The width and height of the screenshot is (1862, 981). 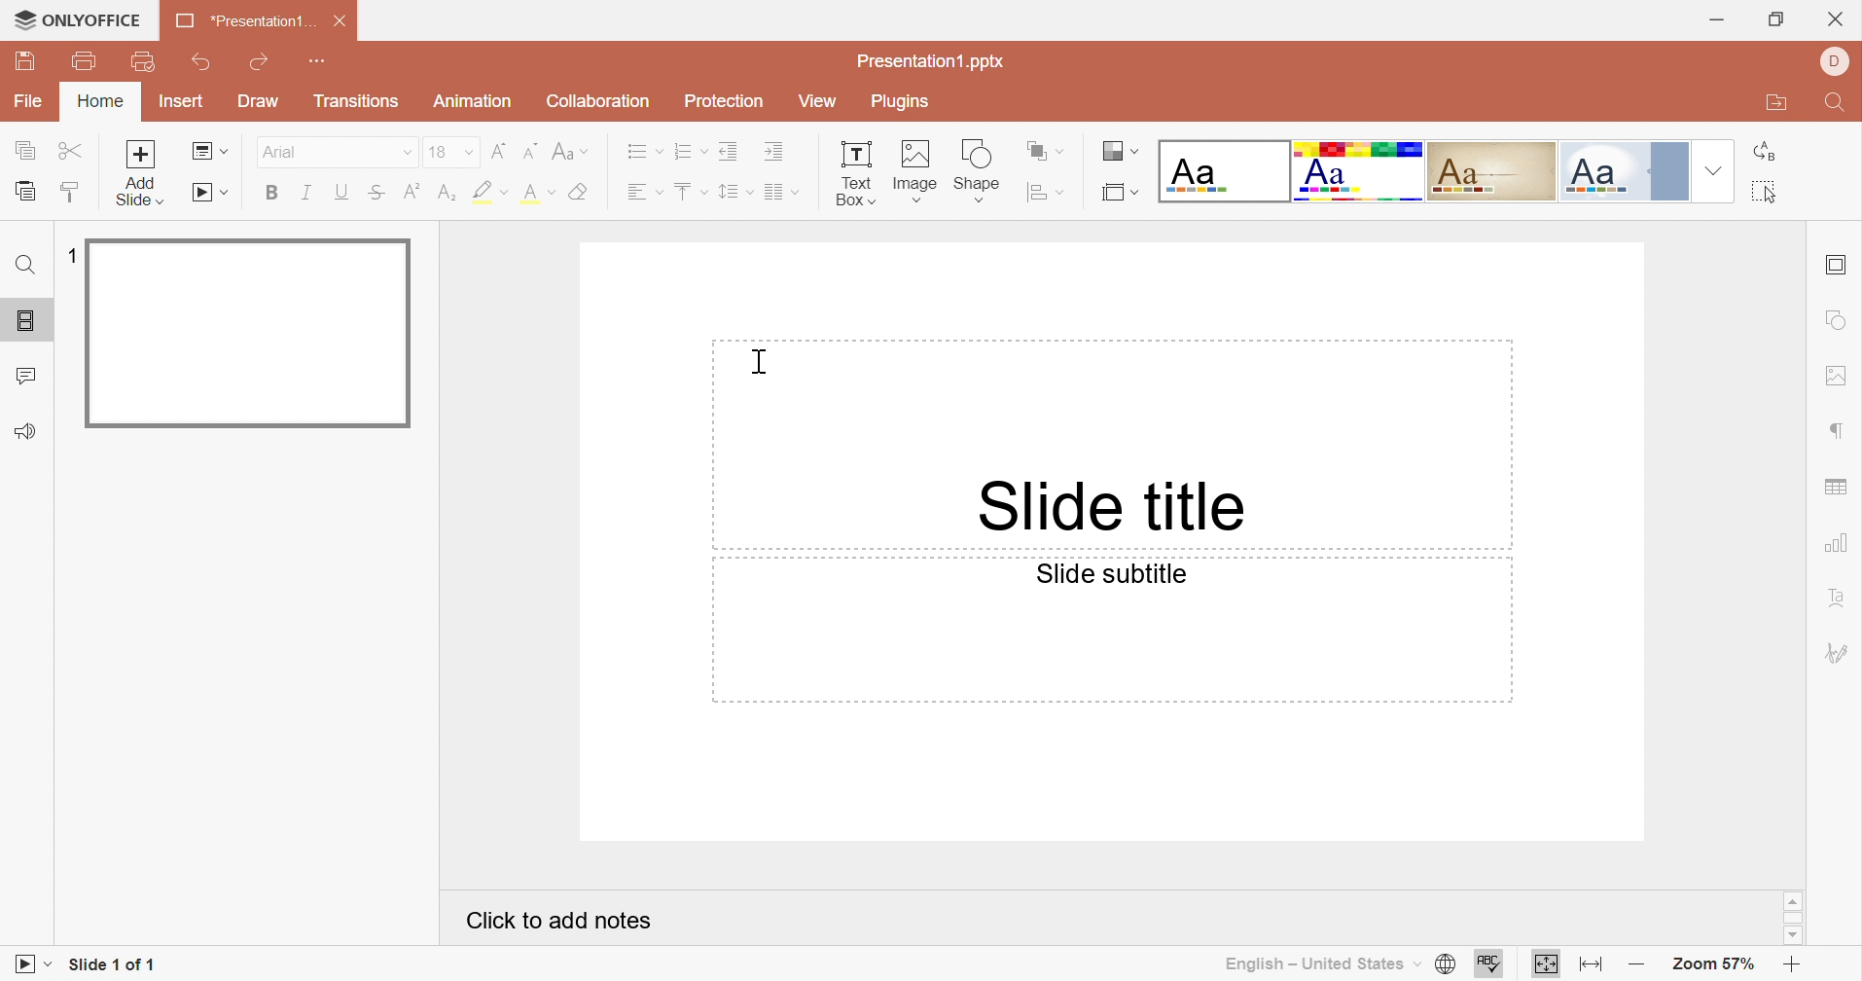 I want to click on Draw, so click(x=262, y=102).